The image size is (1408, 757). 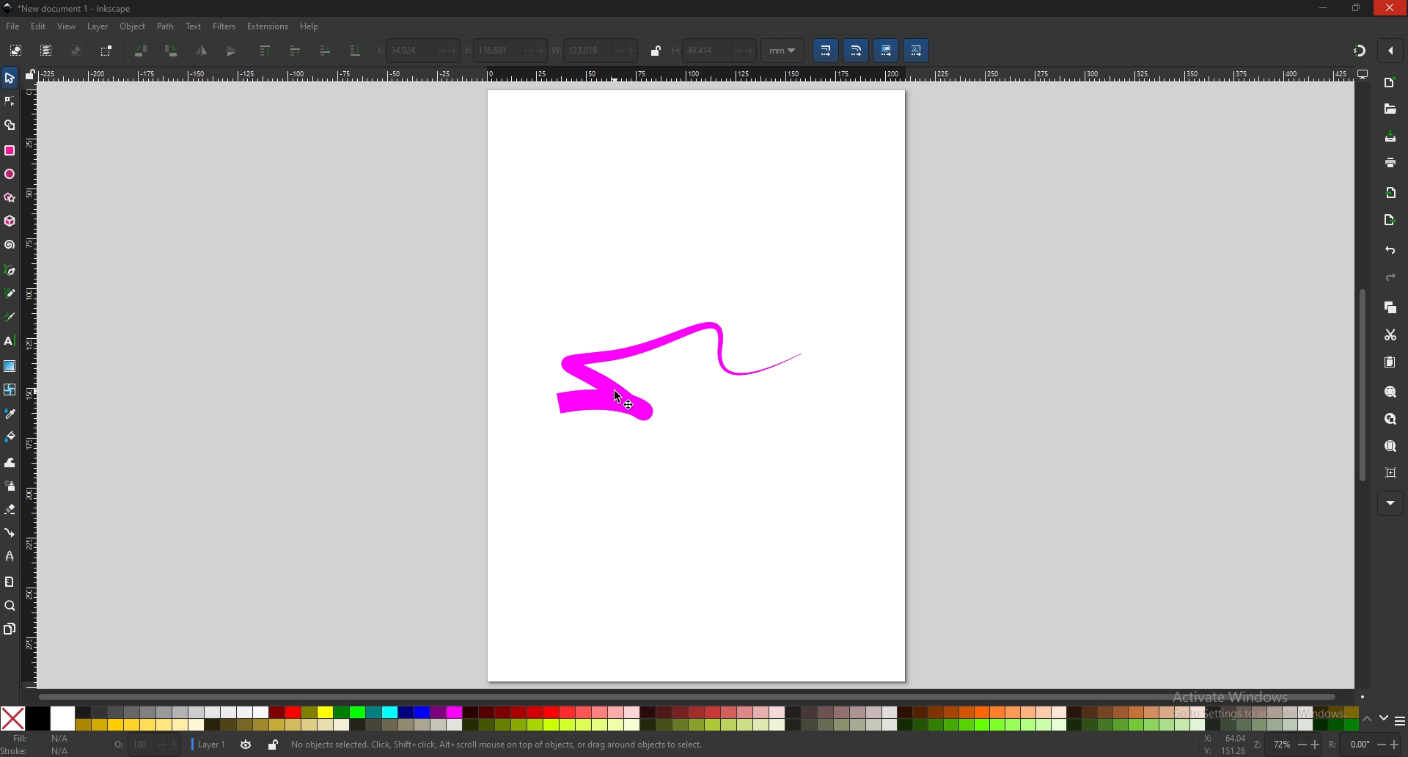 I want to click on tweak, so click(x=11, y=464).